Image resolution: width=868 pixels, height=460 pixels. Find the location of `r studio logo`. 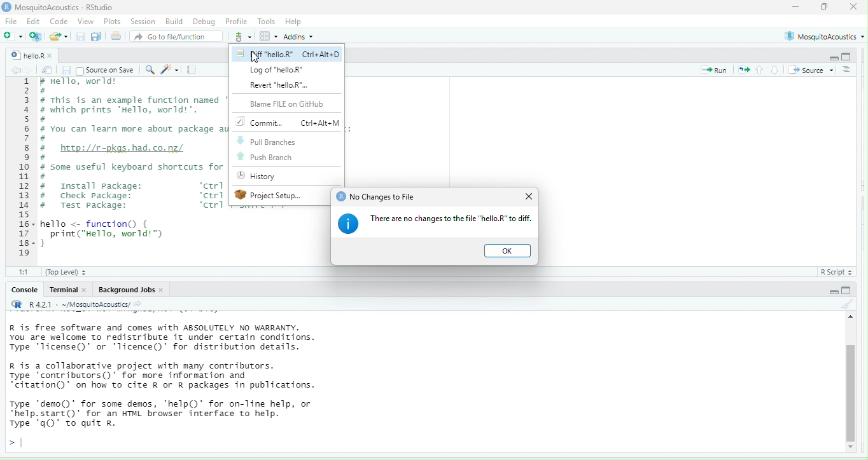

r studio logo is located at coordinates (7, 8).